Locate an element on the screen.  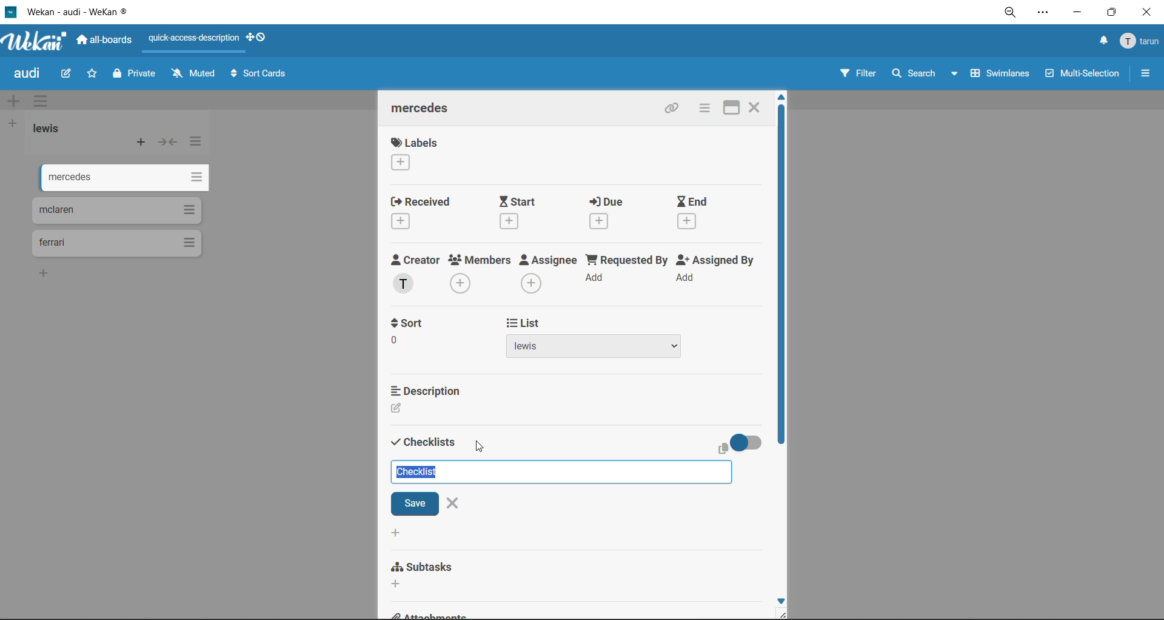
subtasks is located at coordinates (437, 573).